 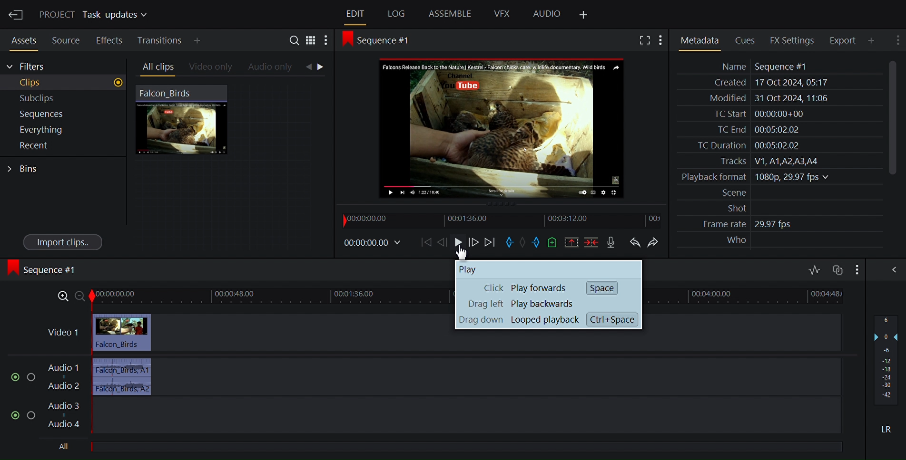 What do you see at coordinates (156, 67) in the screenshot?
I see `All clips` at bounding box center [156, 67].